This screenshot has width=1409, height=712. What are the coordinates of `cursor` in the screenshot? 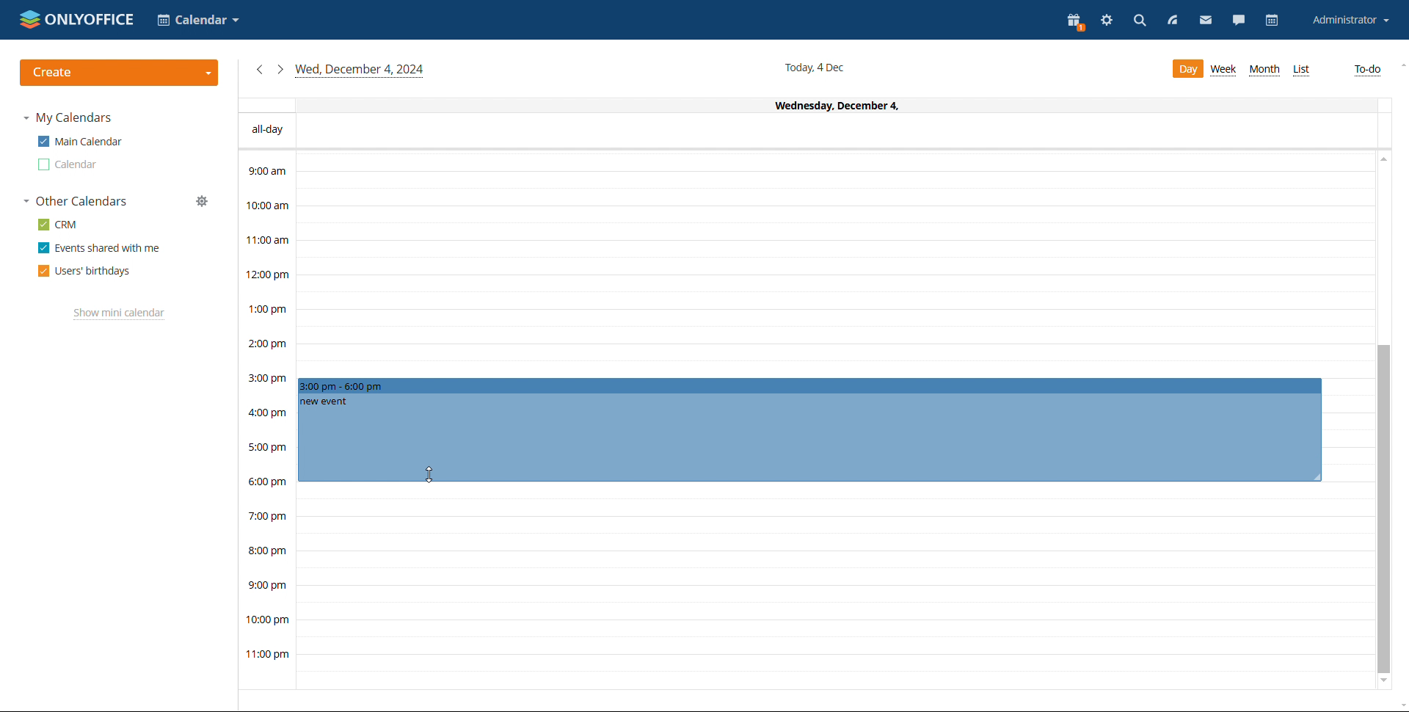 It's located at (429, 474).